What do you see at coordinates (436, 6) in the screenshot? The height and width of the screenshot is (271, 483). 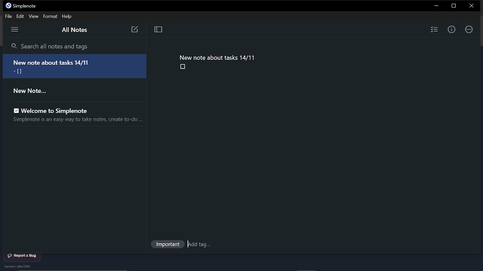 I see `Minimize` at bounding box center [436, 6].